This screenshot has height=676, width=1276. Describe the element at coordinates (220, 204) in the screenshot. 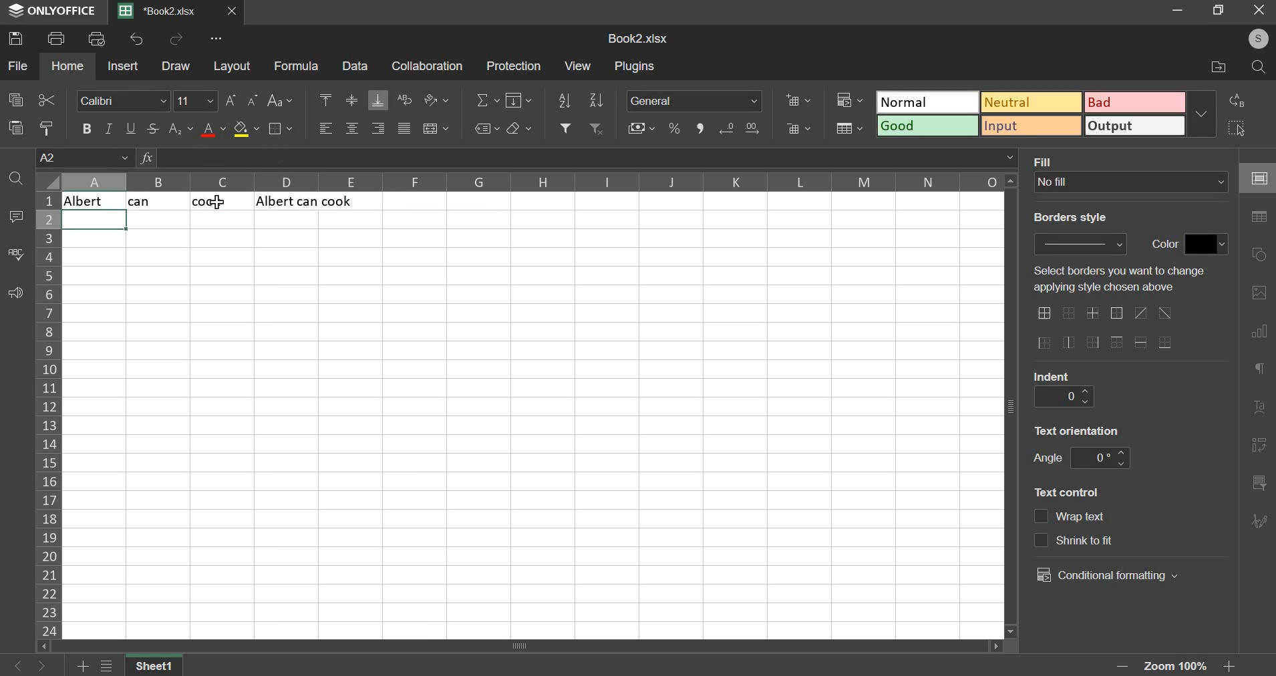

I see `cursor` at that location.